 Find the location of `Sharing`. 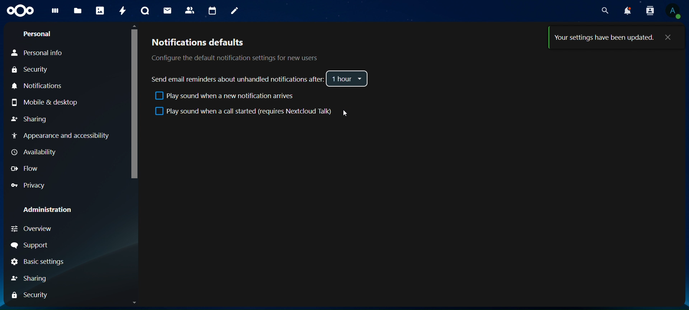

Sharing is located at coordinates (30, 279).